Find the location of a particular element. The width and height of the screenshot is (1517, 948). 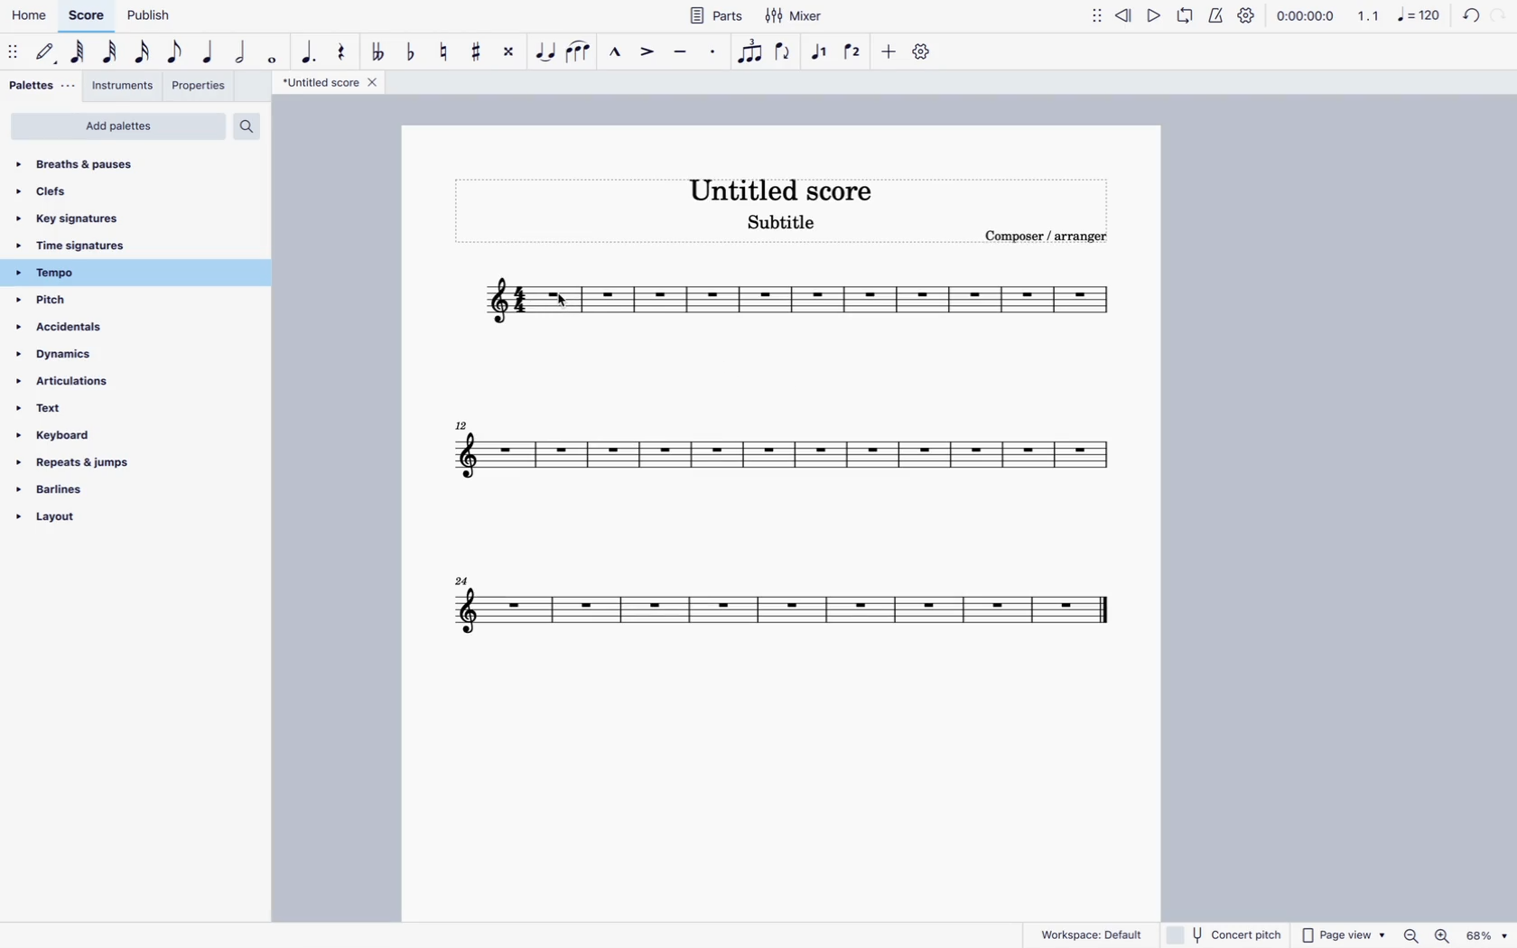

articulations is located at coordinates (98, 385).